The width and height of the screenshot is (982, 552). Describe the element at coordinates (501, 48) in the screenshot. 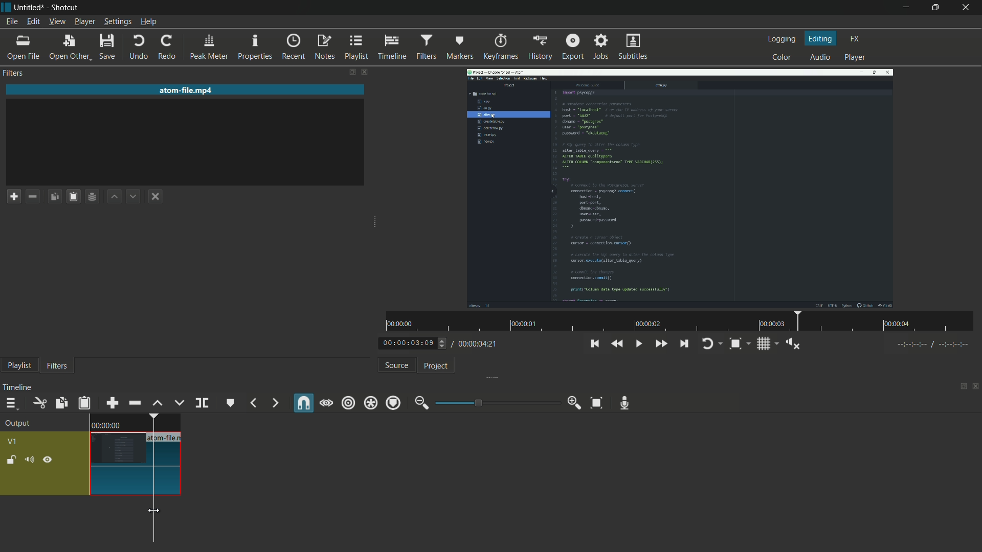

I see `keyframes` at that location.